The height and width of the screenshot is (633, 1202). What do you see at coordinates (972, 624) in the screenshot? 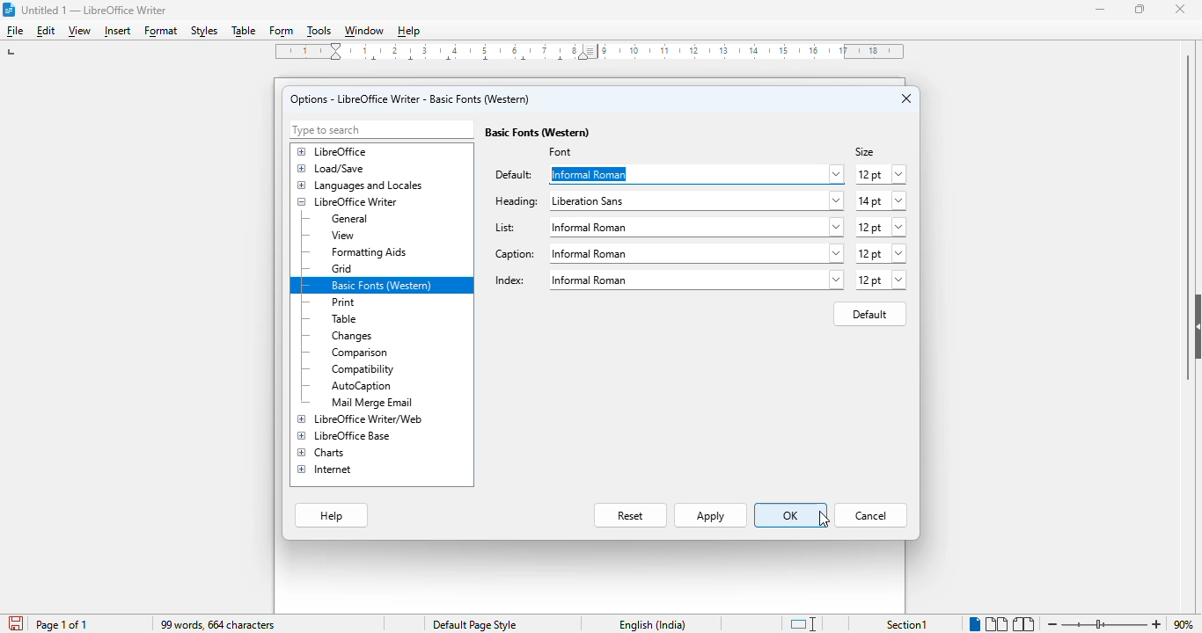
I see `single page view` at bounding box center [972, 624].